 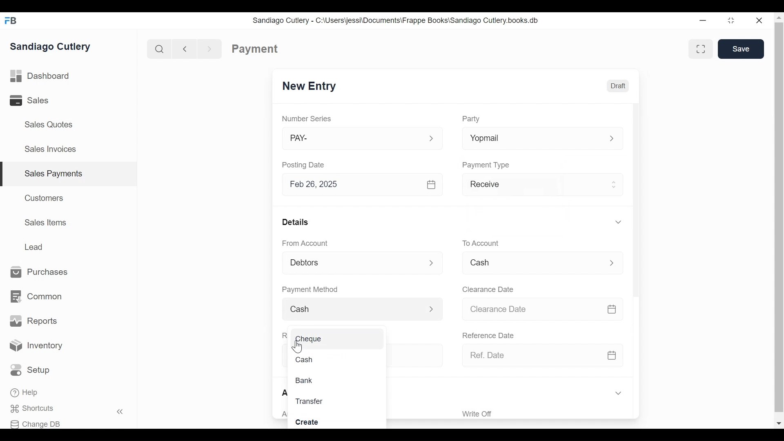 I want to click on Cash, so click(x=529, y=262).